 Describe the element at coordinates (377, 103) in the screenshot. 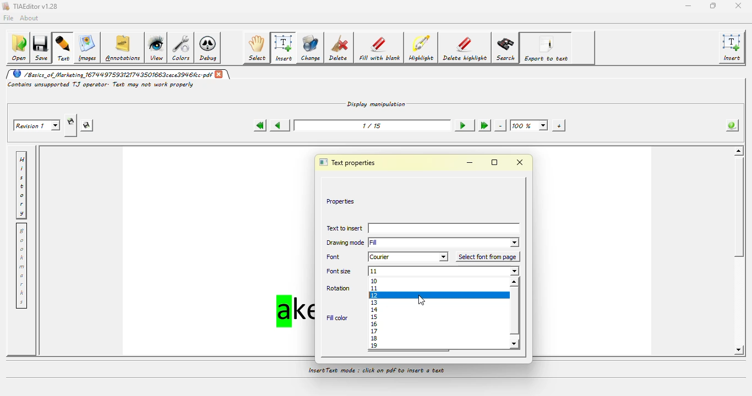

I see `Display manipulation` at that location.